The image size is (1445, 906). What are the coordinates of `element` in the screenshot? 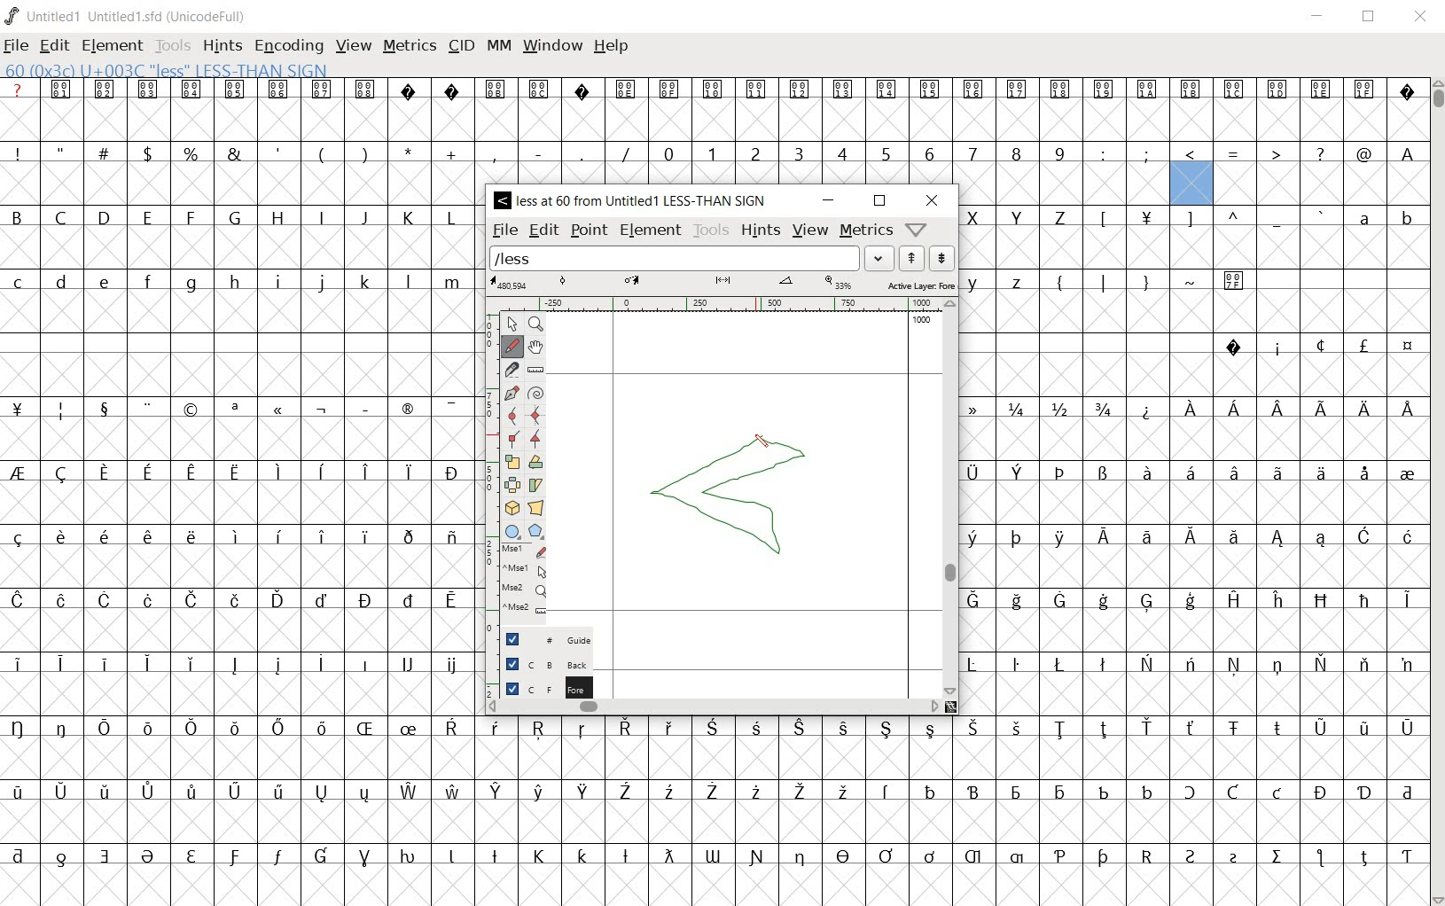 It's located at (652, 231).